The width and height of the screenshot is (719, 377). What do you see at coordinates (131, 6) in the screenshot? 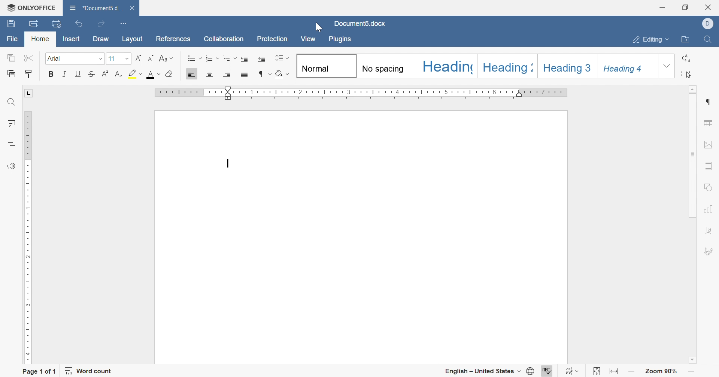
I see `close` at bounding box center [131, 6].